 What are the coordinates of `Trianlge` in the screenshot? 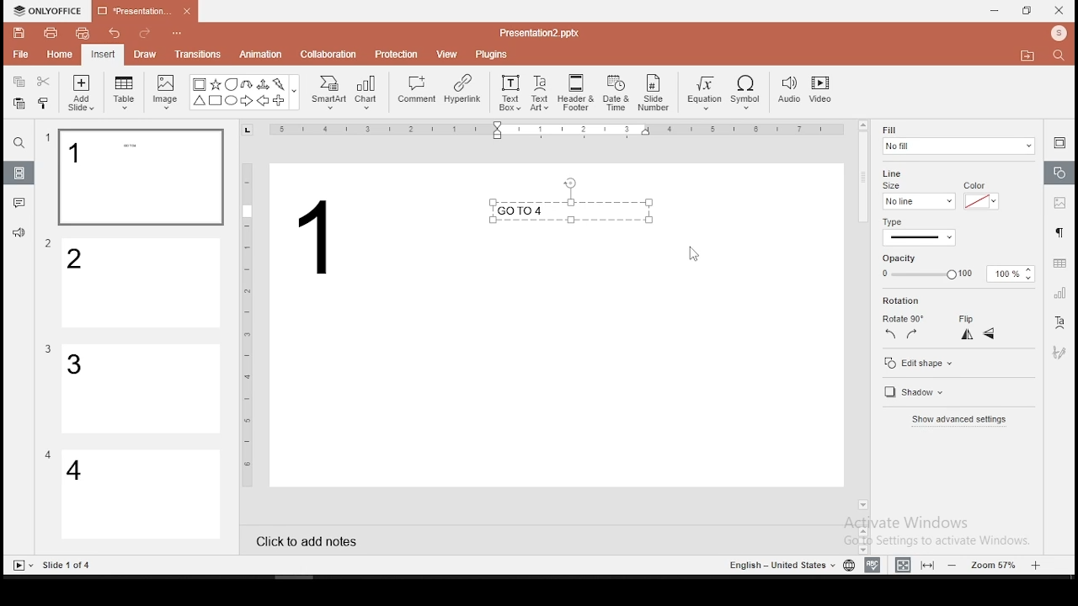 It's located at (199, 101).